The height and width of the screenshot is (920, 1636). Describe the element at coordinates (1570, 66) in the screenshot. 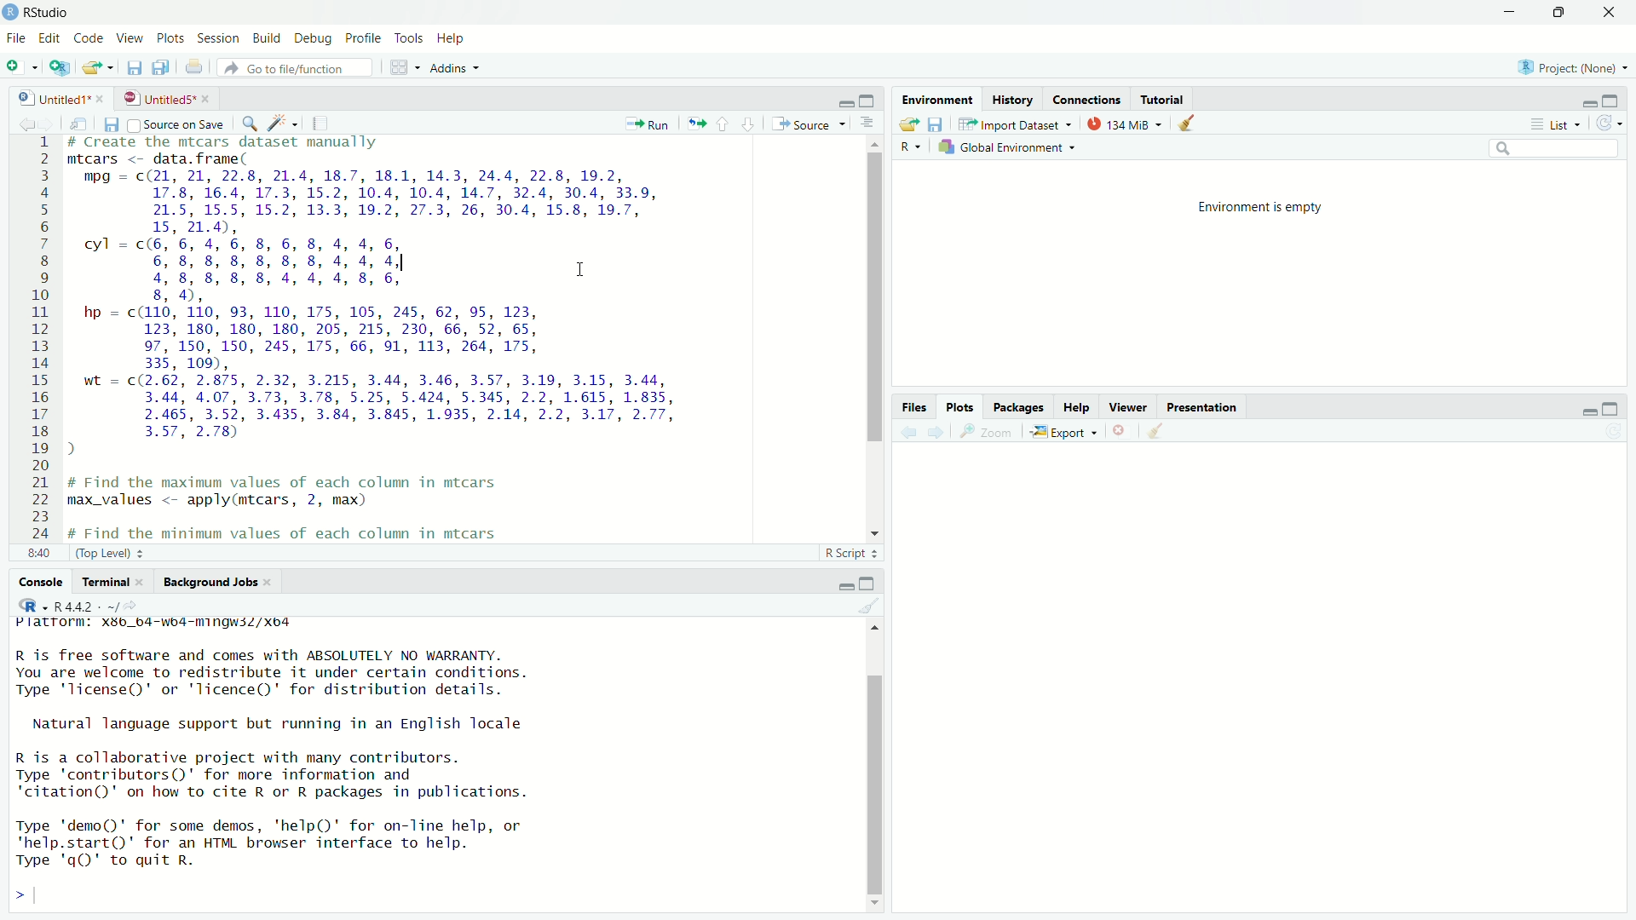

I see `| Project: (None)` at that location.